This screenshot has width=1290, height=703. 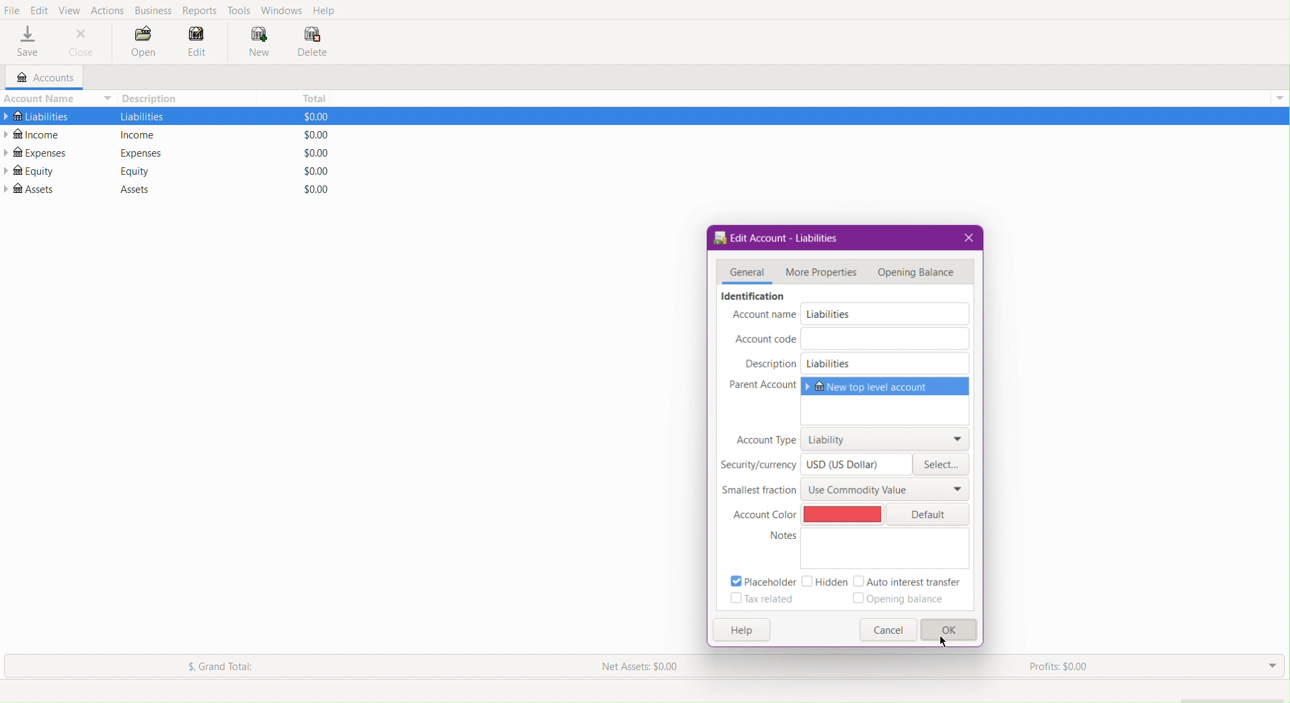 I want to click on Actions, so click(x=108, y=9).